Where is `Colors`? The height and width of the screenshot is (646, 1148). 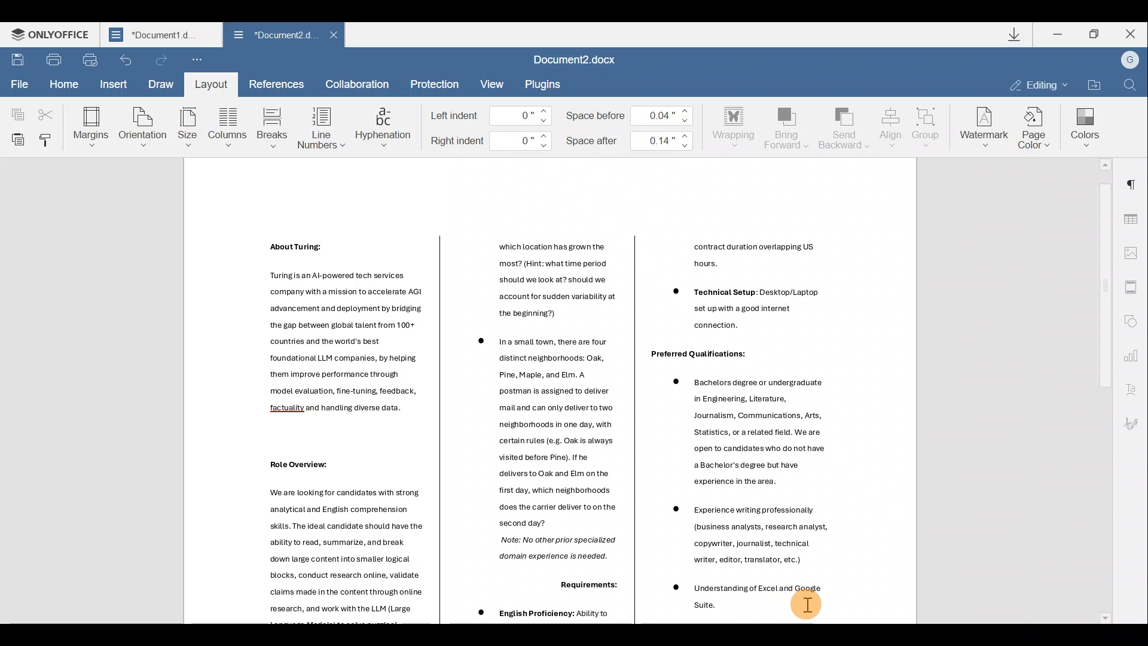 Colors is located at coordinates (1085, 124).